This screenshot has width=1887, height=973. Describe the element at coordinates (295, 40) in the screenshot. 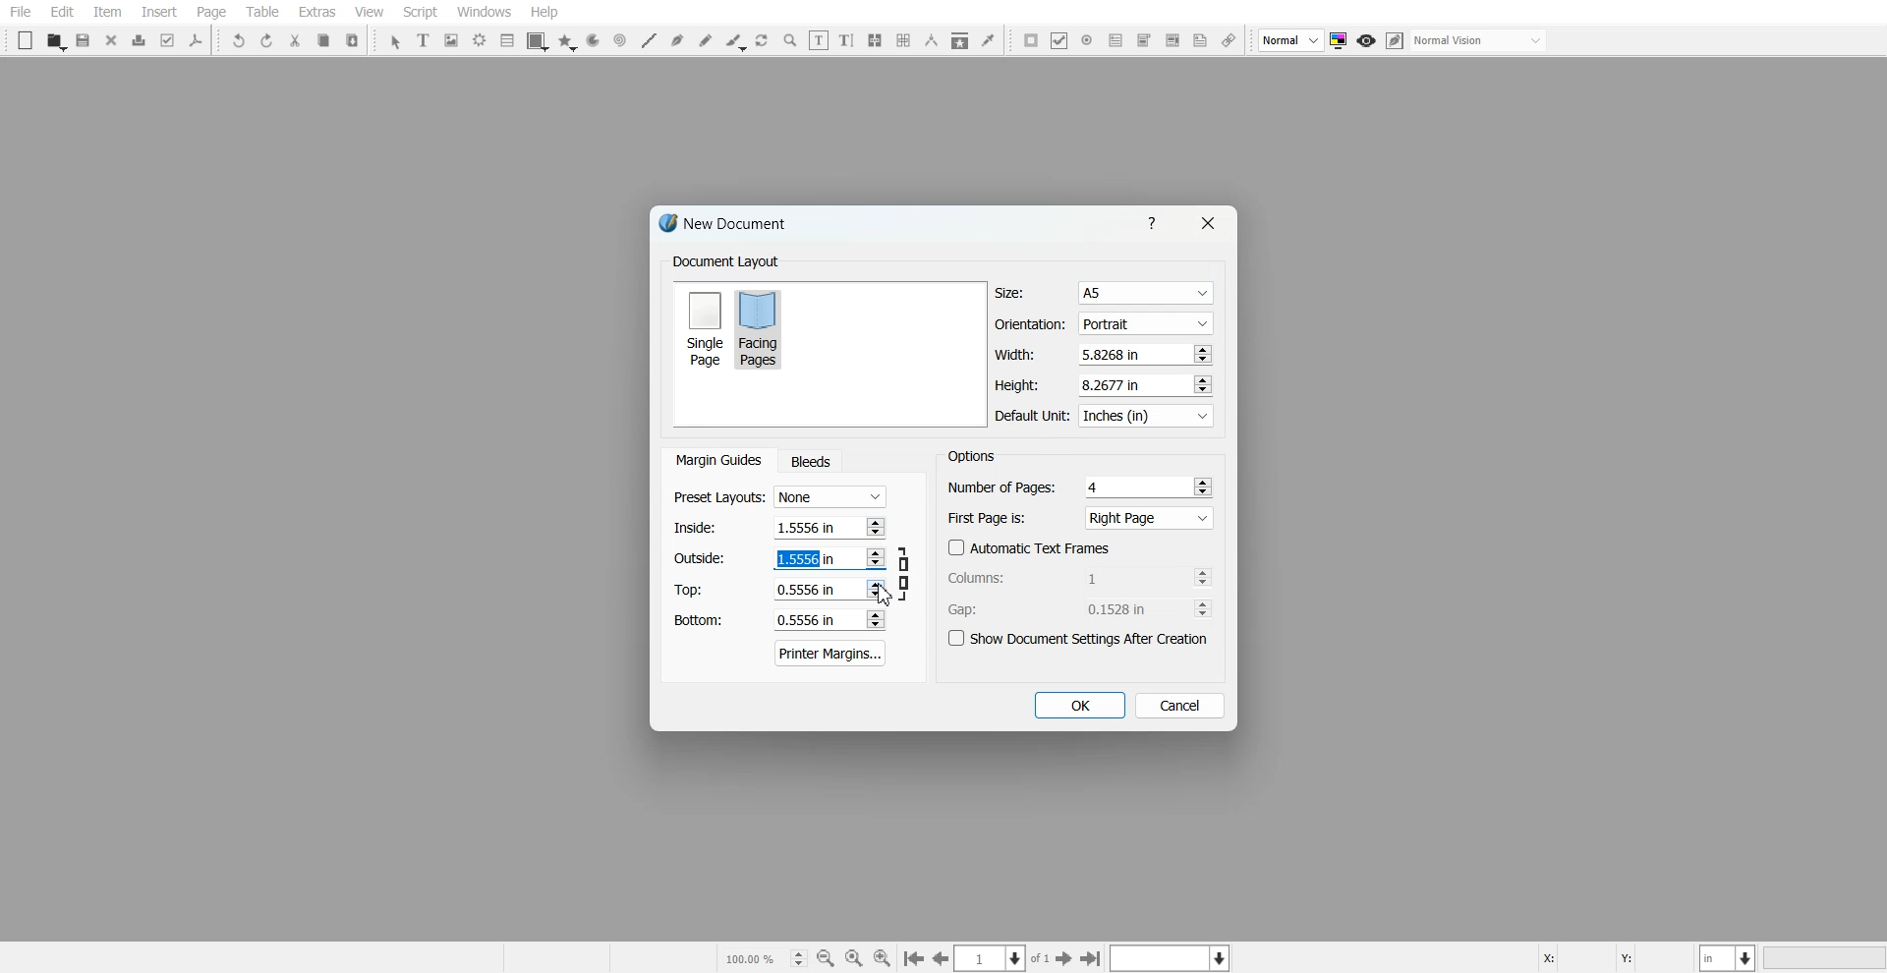

I see `Cut` at that location.